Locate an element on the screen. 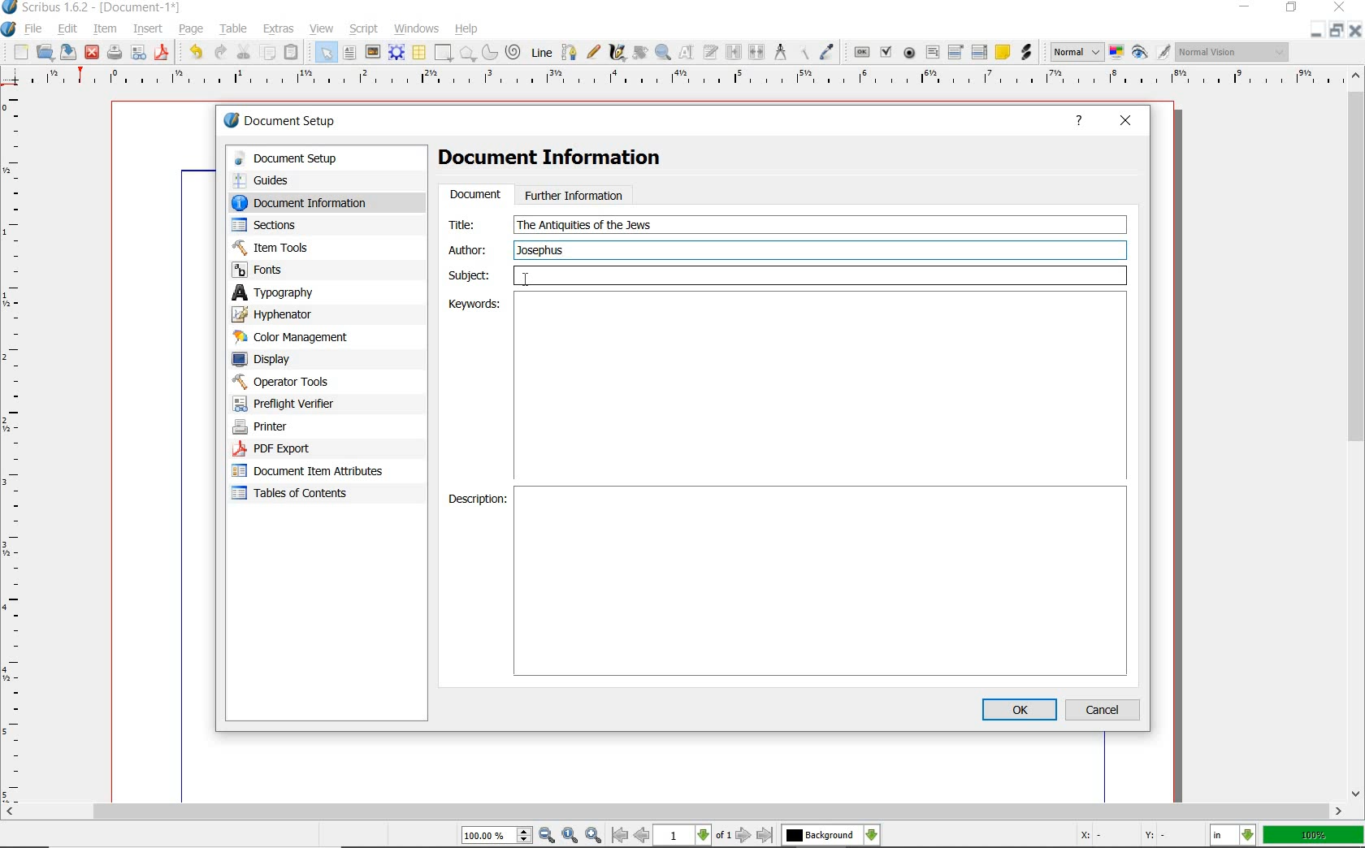 This screenshot has height=848, width=1365. windows is located at coordinates (418, 29).